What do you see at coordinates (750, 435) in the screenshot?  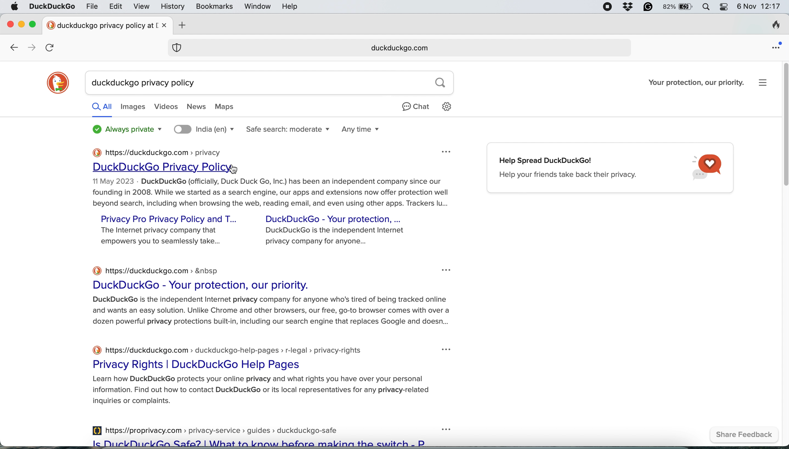 I see `share feedbac` at bounding box center [750, 435].